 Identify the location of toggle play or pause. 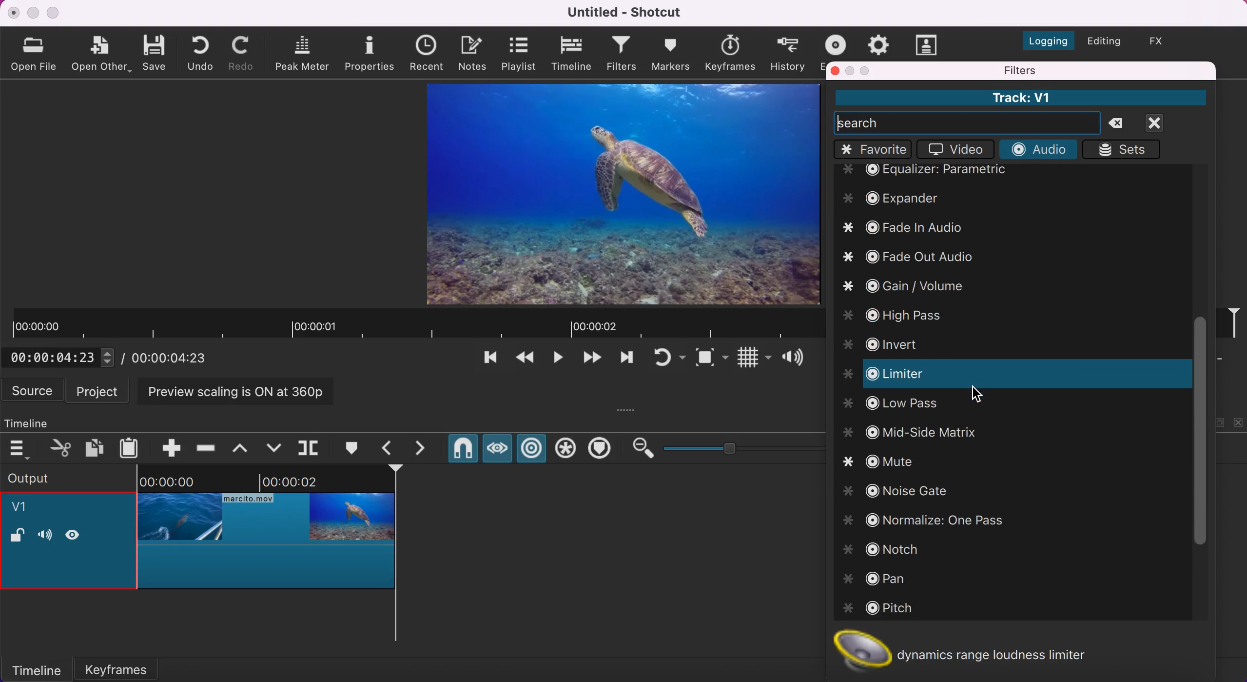
(558, 361).